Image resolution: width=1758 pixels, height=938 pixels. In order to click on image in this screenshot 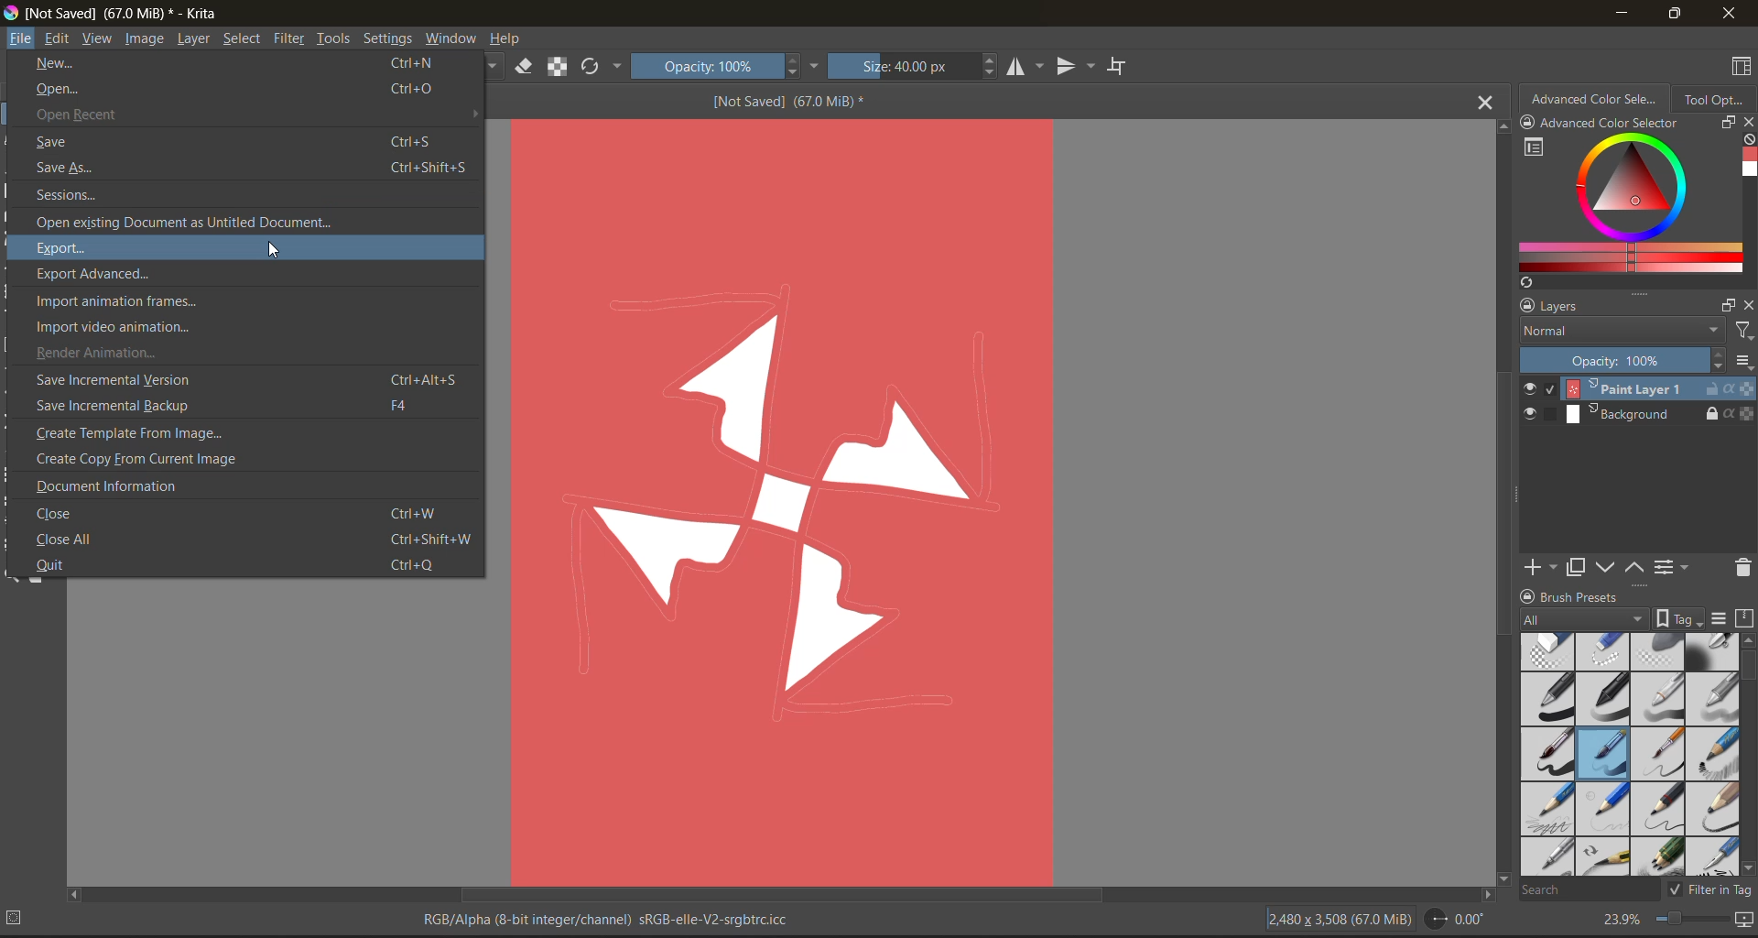, I will do `click(146, 39)`.